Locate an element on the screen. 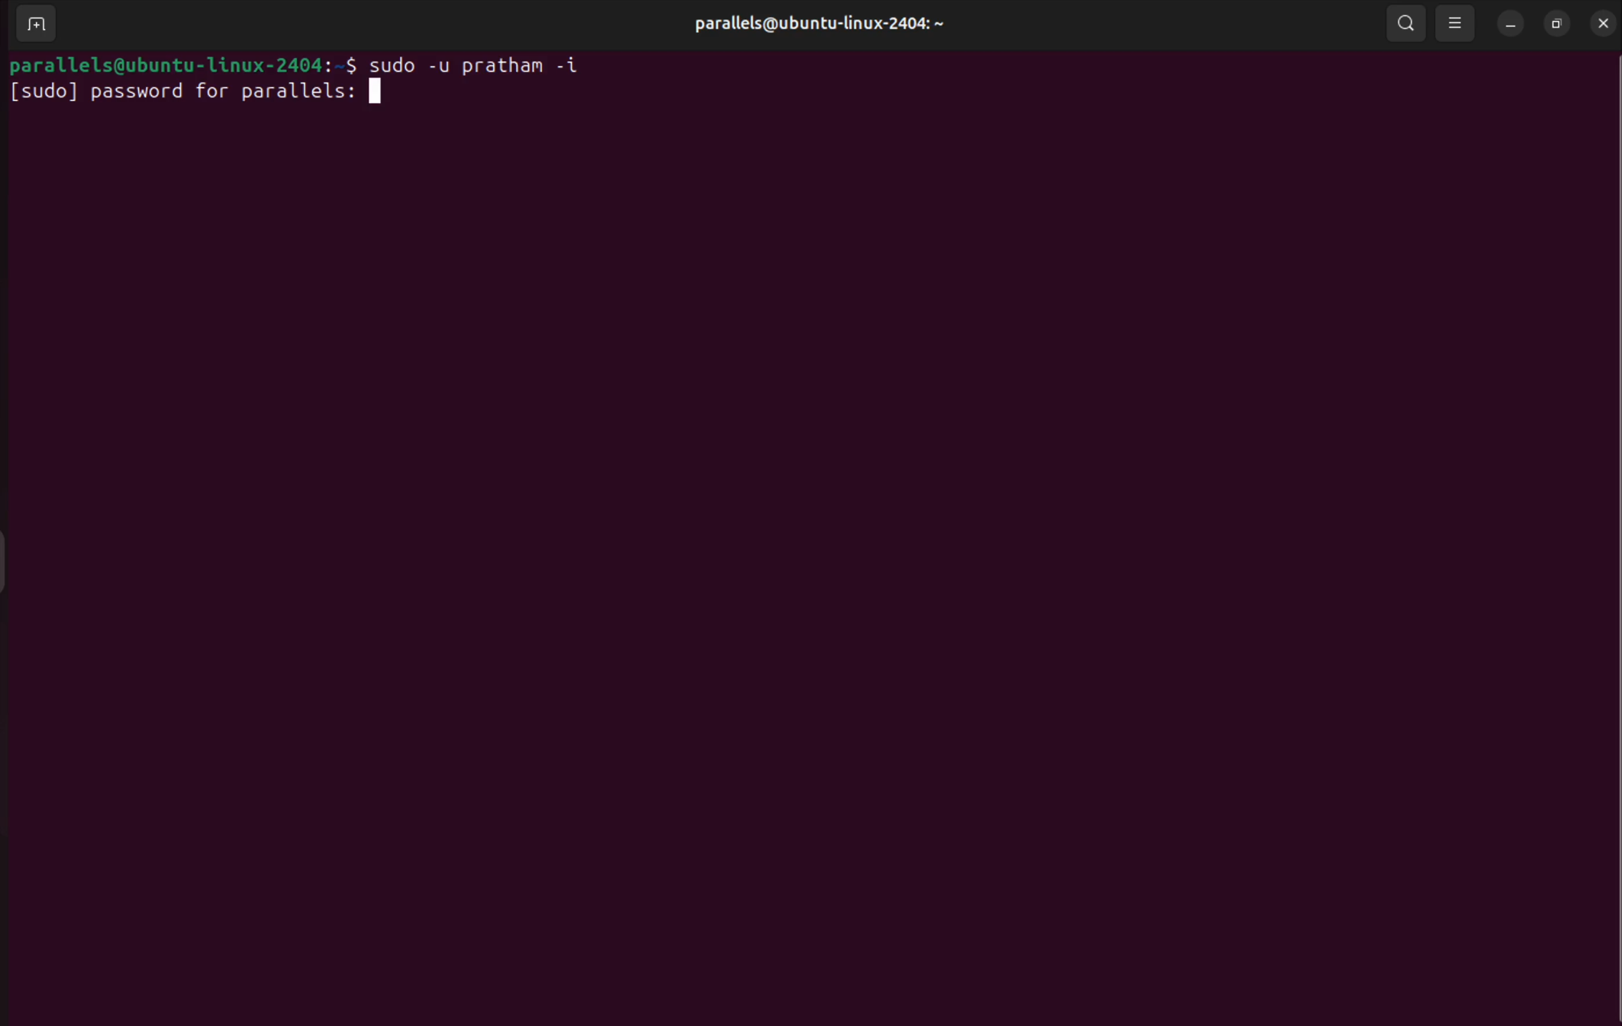  view options is located at coordinates (1459, 20).